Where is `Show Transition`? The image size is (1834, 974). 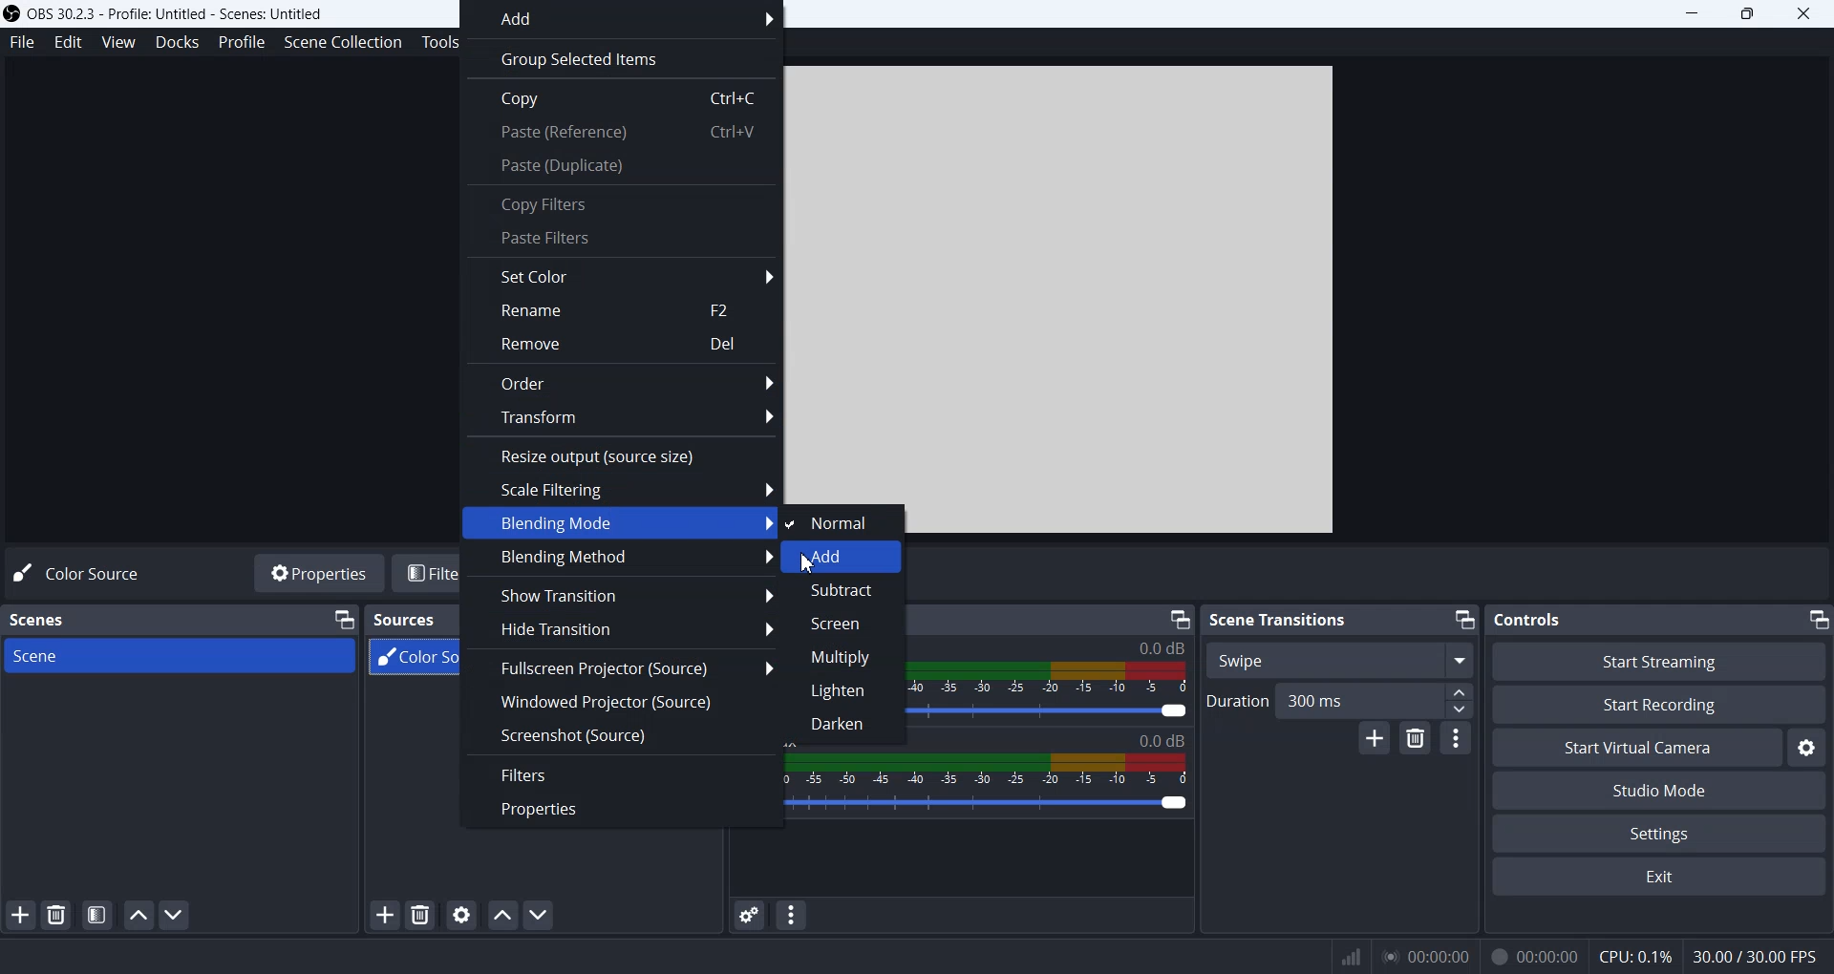
Show Transition is located at coordinates (621, 595).